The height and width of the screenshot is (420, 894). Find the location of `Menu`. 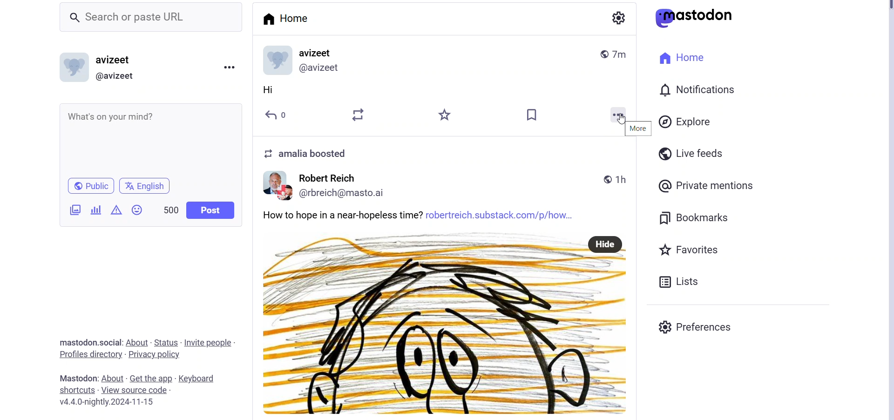

Menu is located at coordinates (229, 67).